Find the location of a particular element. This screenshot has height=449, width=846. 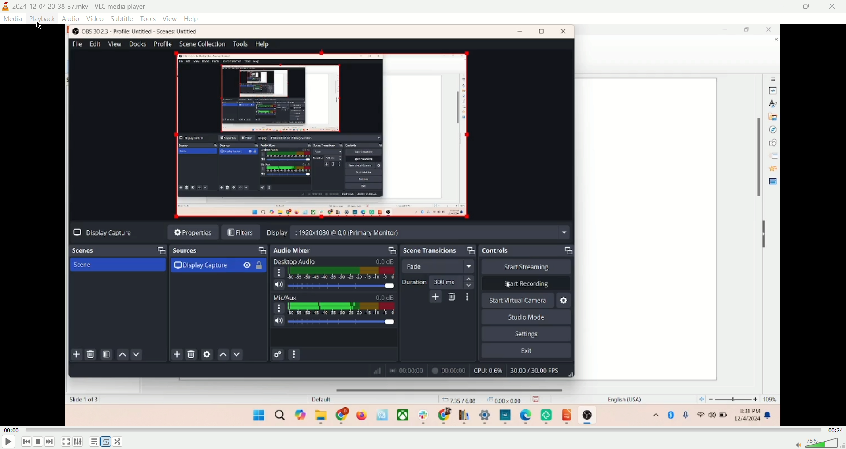

video is located at coordinates (96, 18).